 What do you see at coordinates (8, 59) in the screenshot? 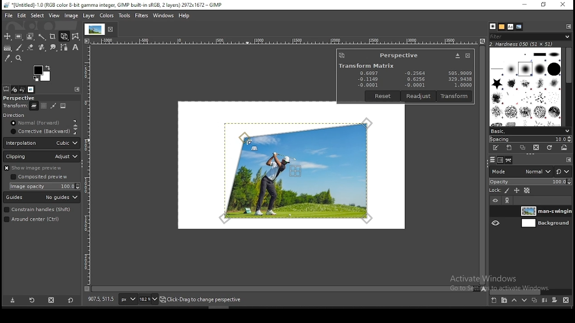
I see `color picker tool` at bounding box center [8, 59].